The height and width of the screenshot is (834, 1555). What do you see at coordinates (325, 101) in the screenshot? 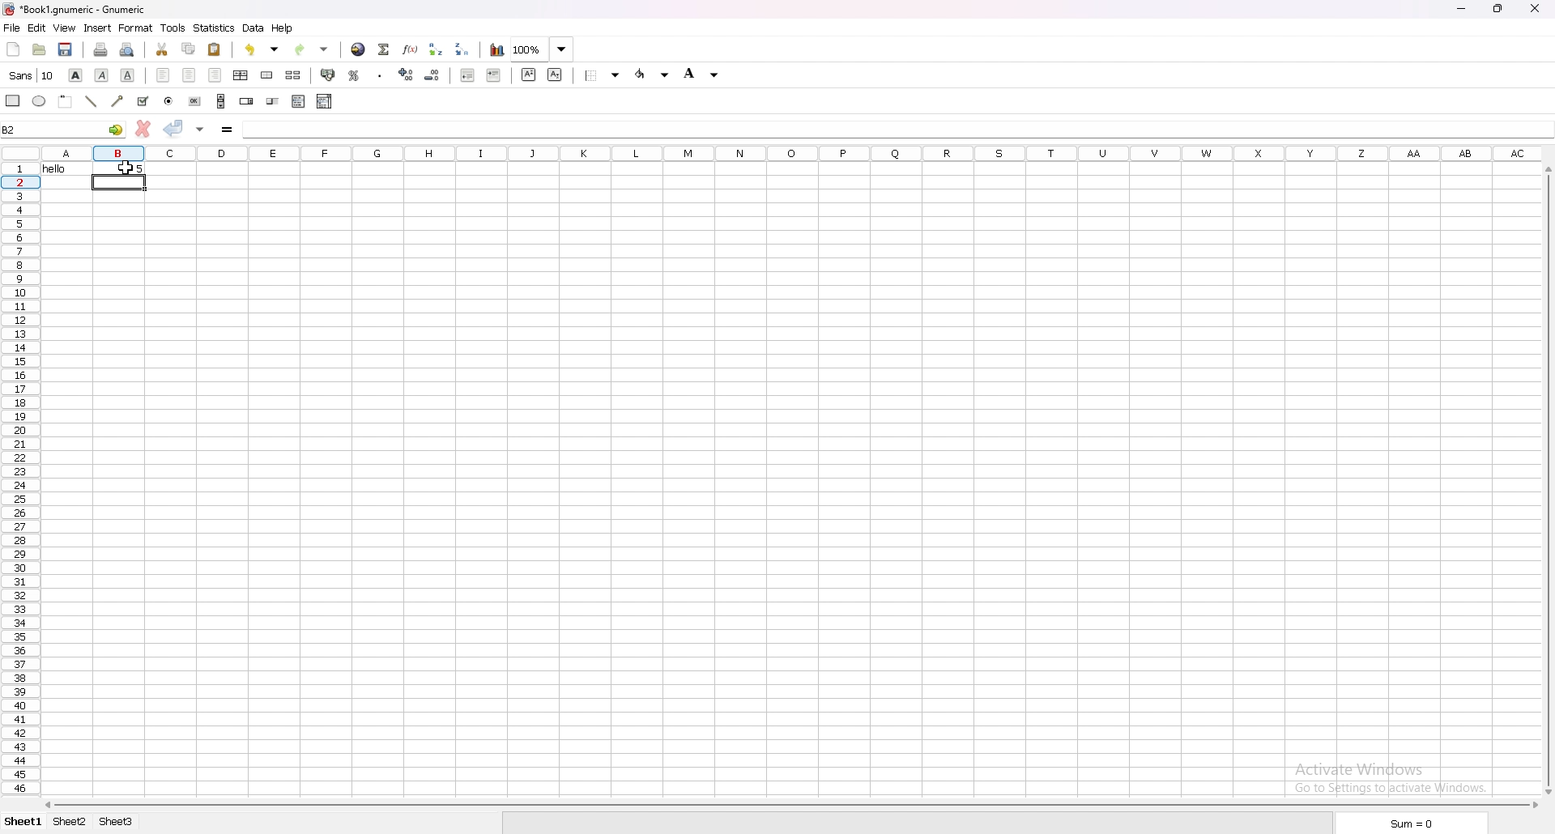
I see `combo box` at bounding box center [325, 101].